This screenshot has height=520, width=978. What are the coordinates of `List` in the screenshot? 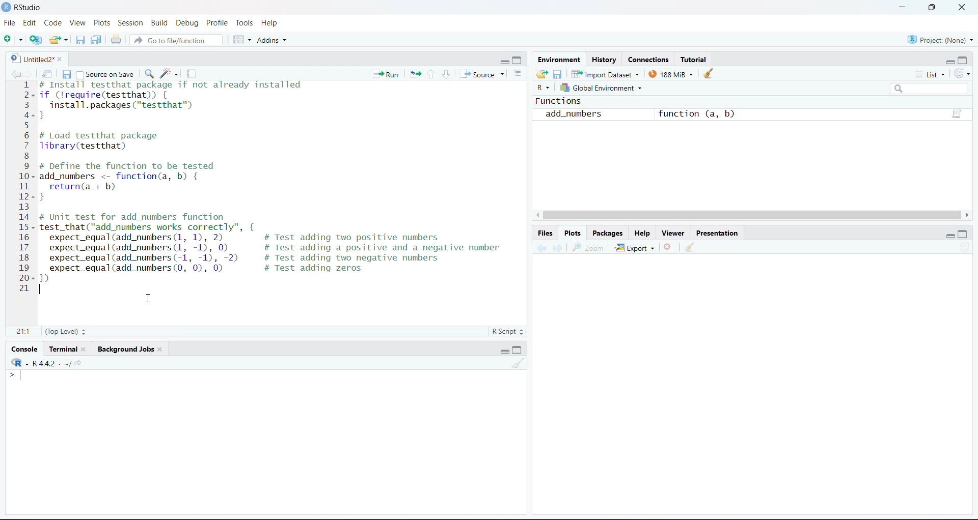 It's located at (930, 74).